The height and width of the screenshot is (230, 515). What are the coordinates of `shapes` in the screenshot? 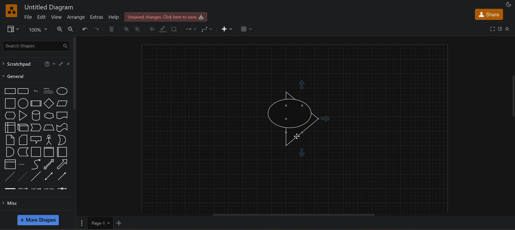 It's located at (298, 116).